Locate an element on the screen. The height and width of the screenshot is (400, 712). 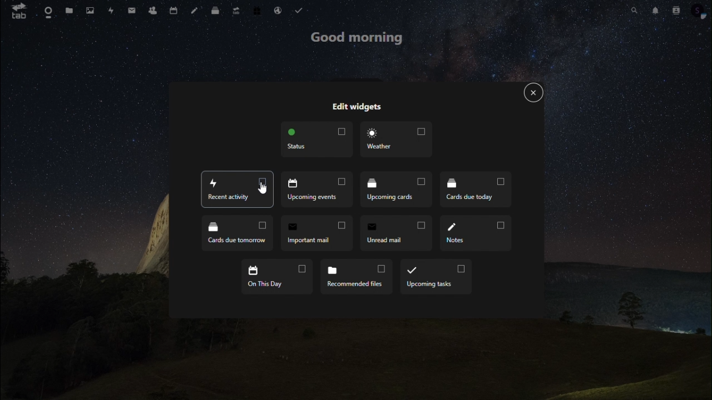
weather is located at coordinates (398, 142).